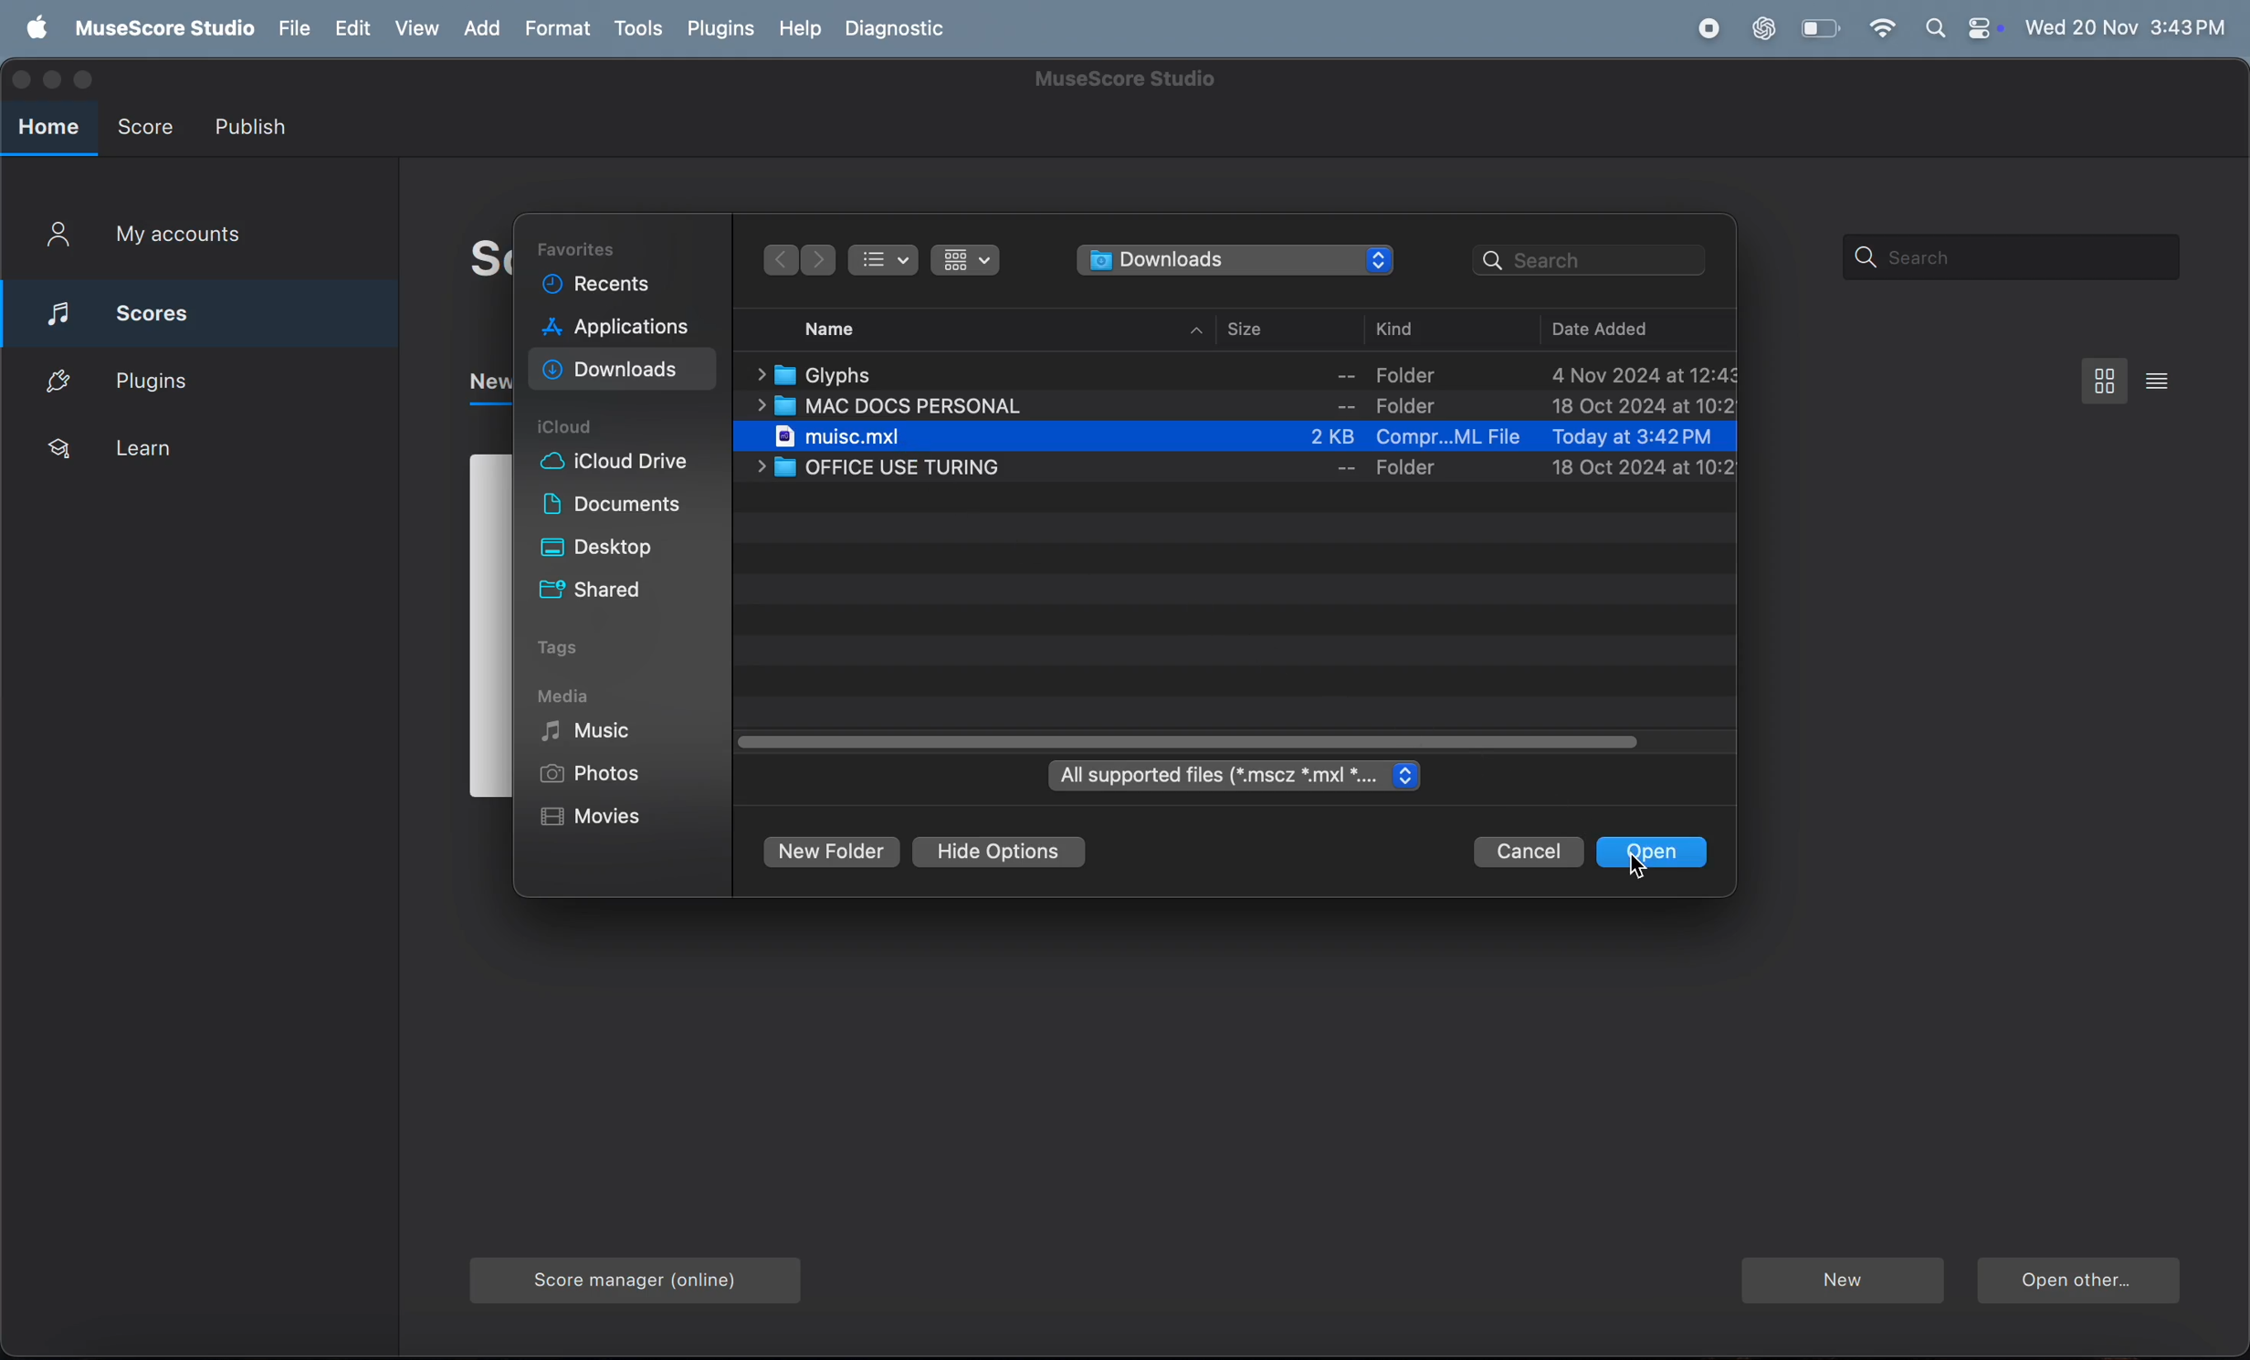  I want to click on open, so click(1661, 851).